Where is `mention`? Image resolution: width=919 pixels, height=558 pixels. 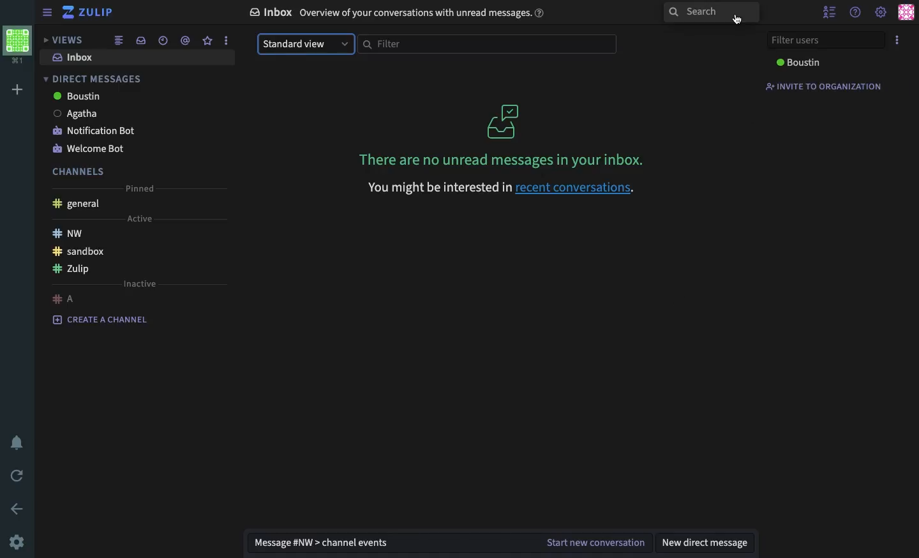 mention is located at coordinates (184, 41).